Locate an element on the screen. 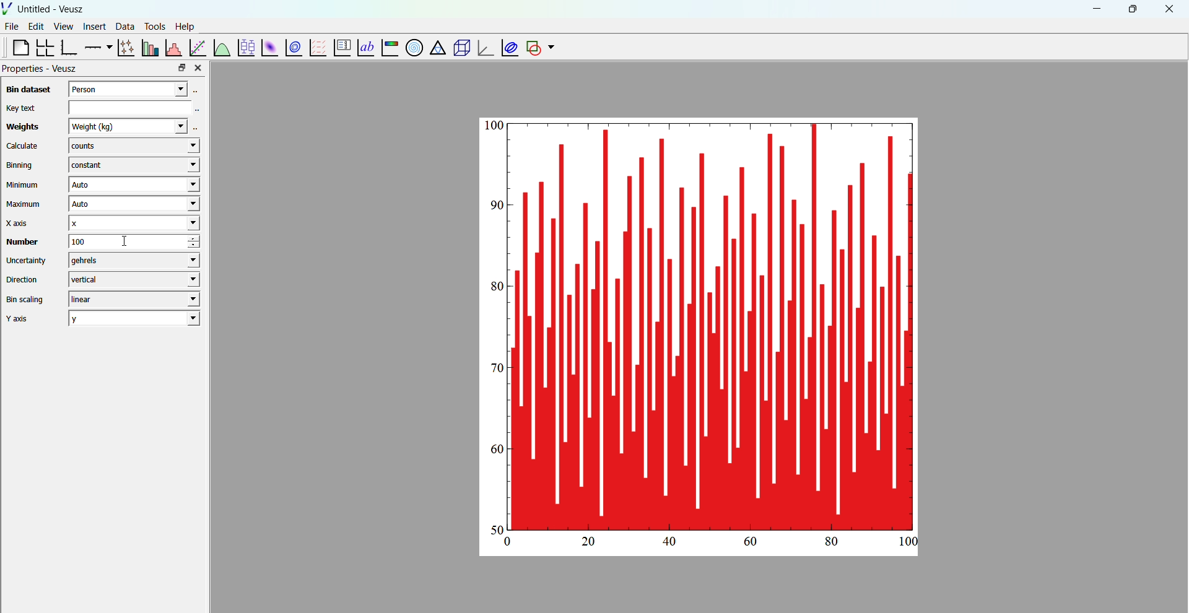 This screenshot has height=613, width=1189. Number is located at coordinates (21, 241).